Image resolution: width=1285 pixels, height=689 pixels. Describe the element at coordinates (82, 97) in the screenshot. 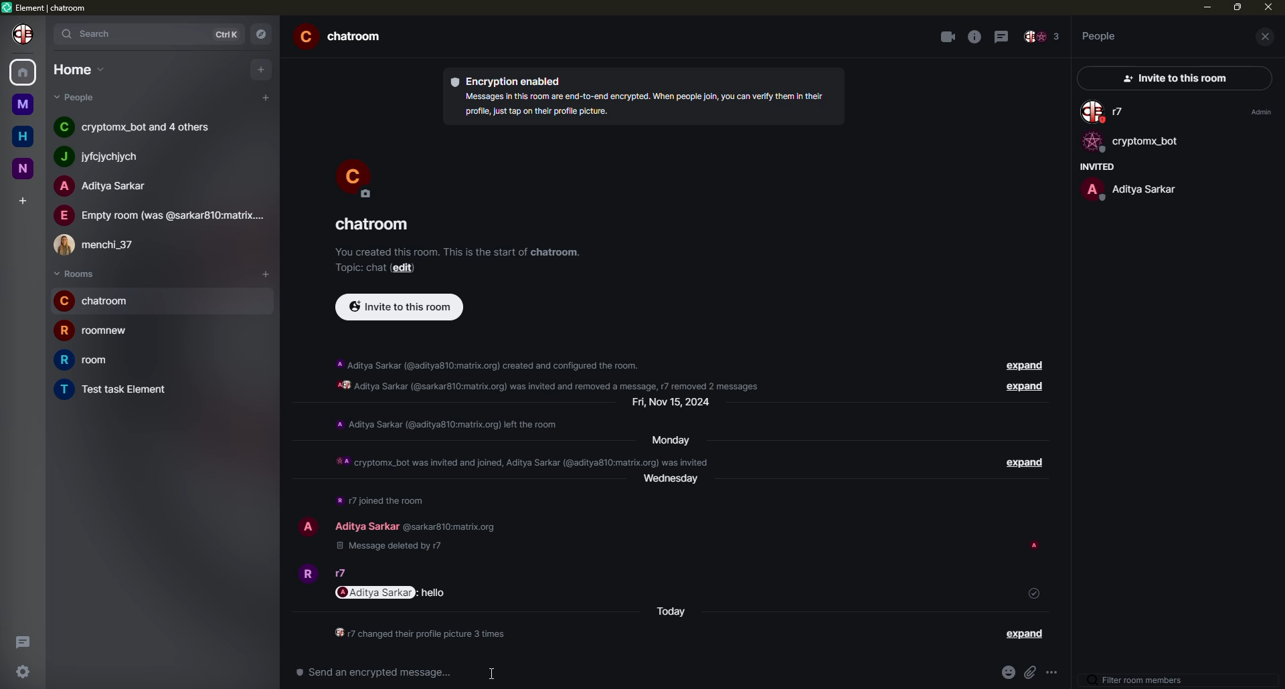

I see `people` at that location.